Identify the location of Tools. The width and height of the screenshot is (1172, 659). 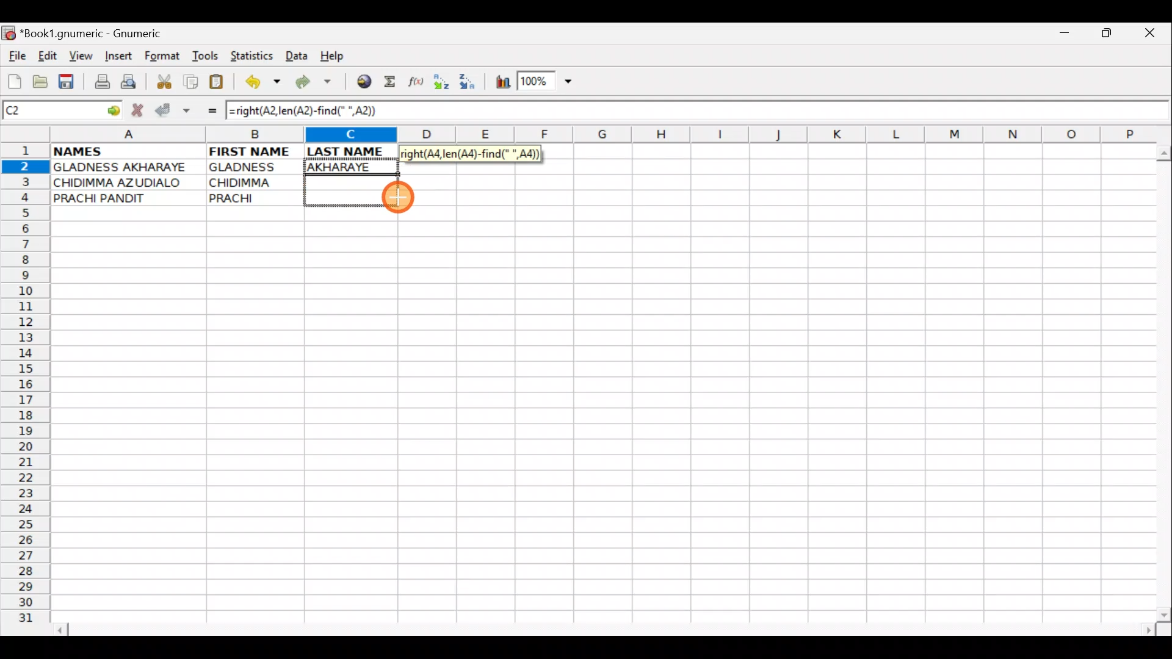
(206, 56).